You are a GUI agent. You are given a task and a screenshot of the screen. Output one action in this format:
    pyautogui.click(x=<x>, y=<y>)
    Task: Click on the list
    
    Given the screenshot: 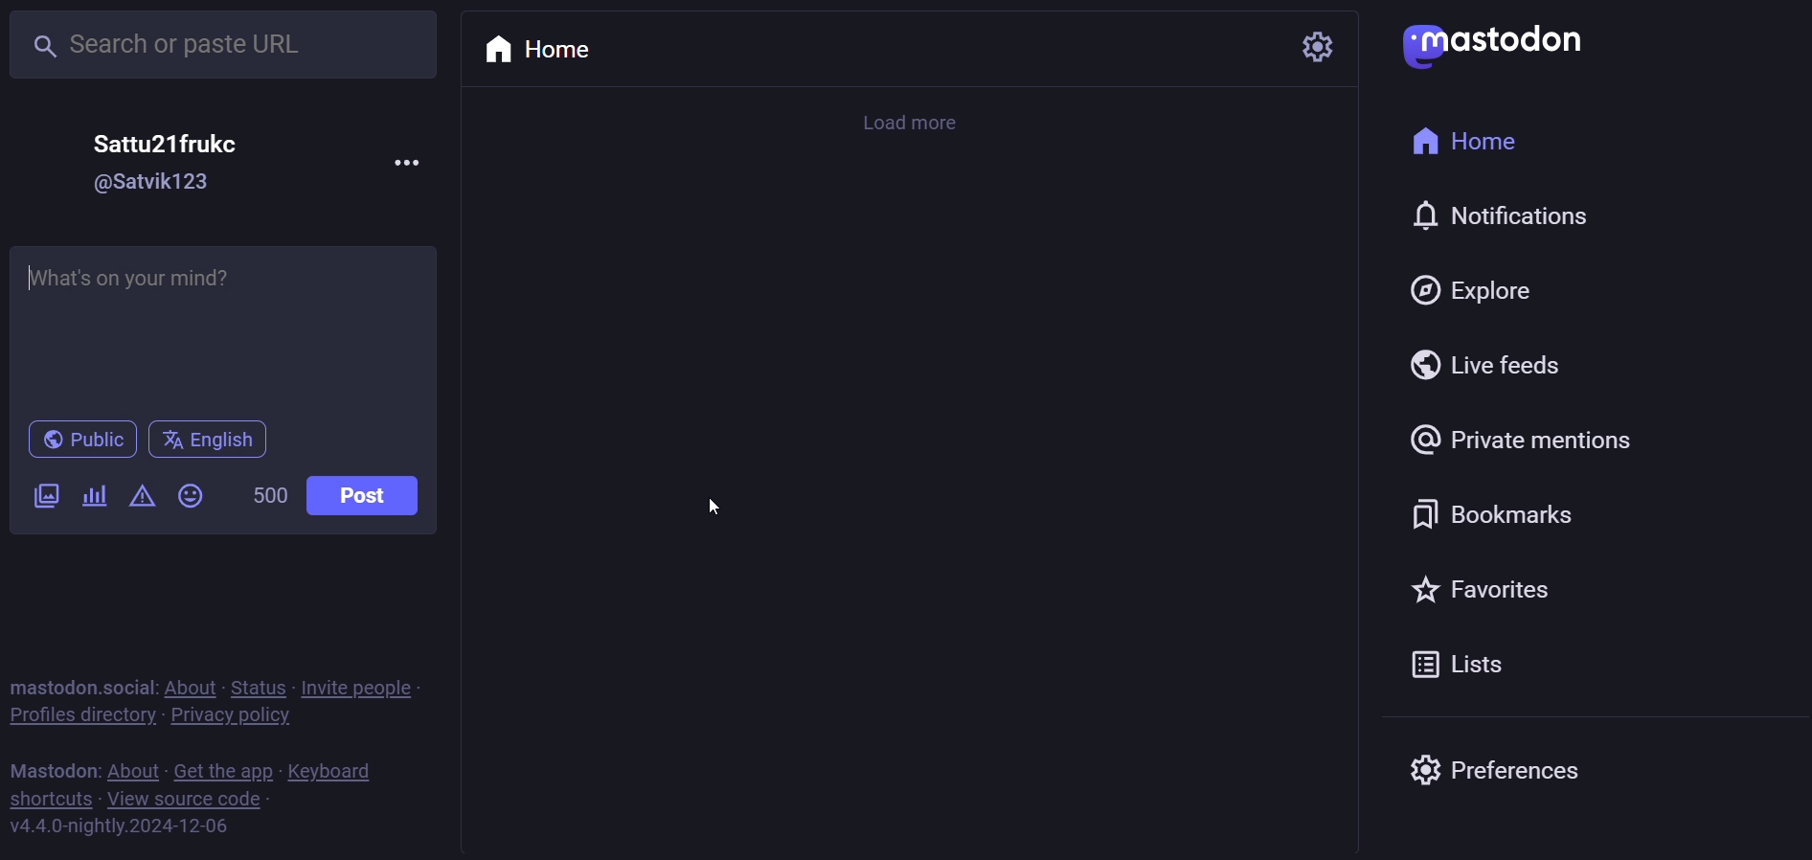 What is the action you would take?
    pyautogui.click(x=1452, y=668)
    